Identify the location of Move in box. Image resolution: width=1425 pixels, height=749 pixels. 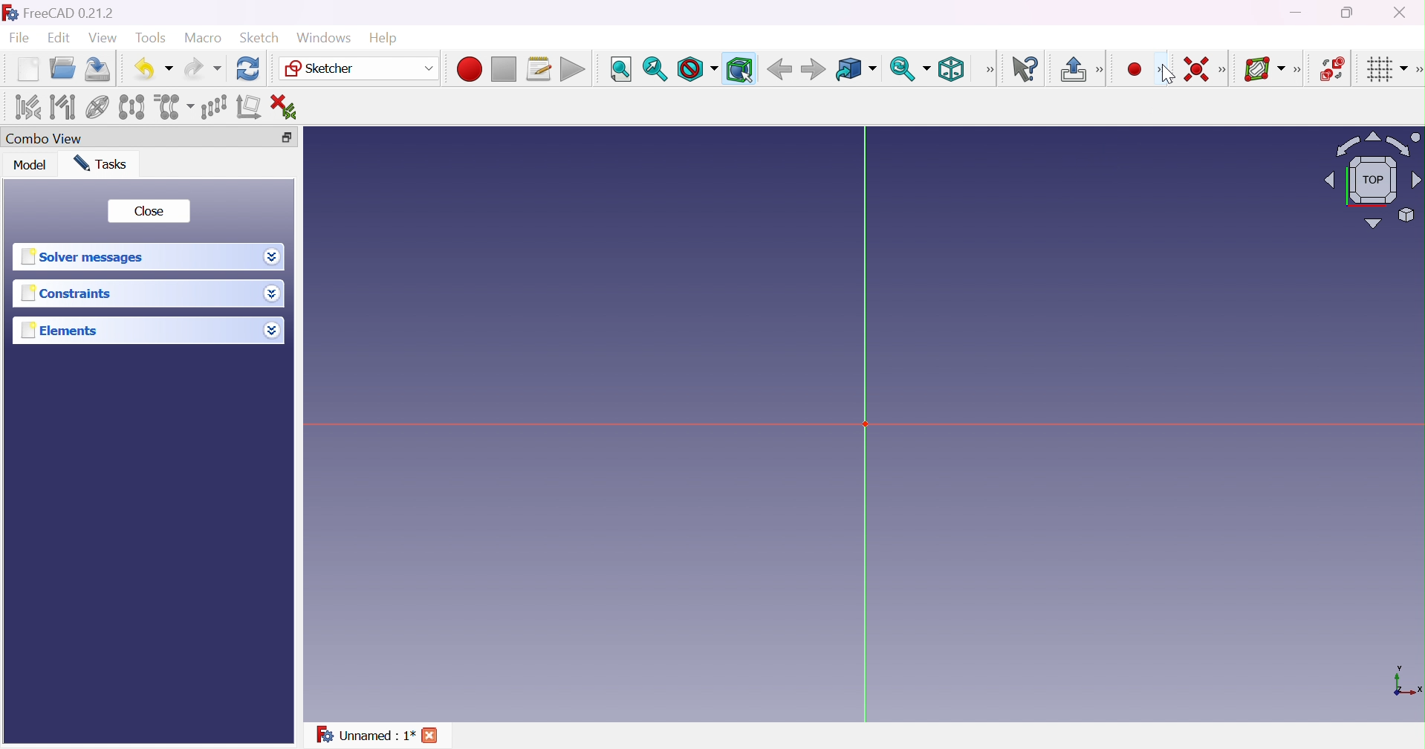
(855, 70).